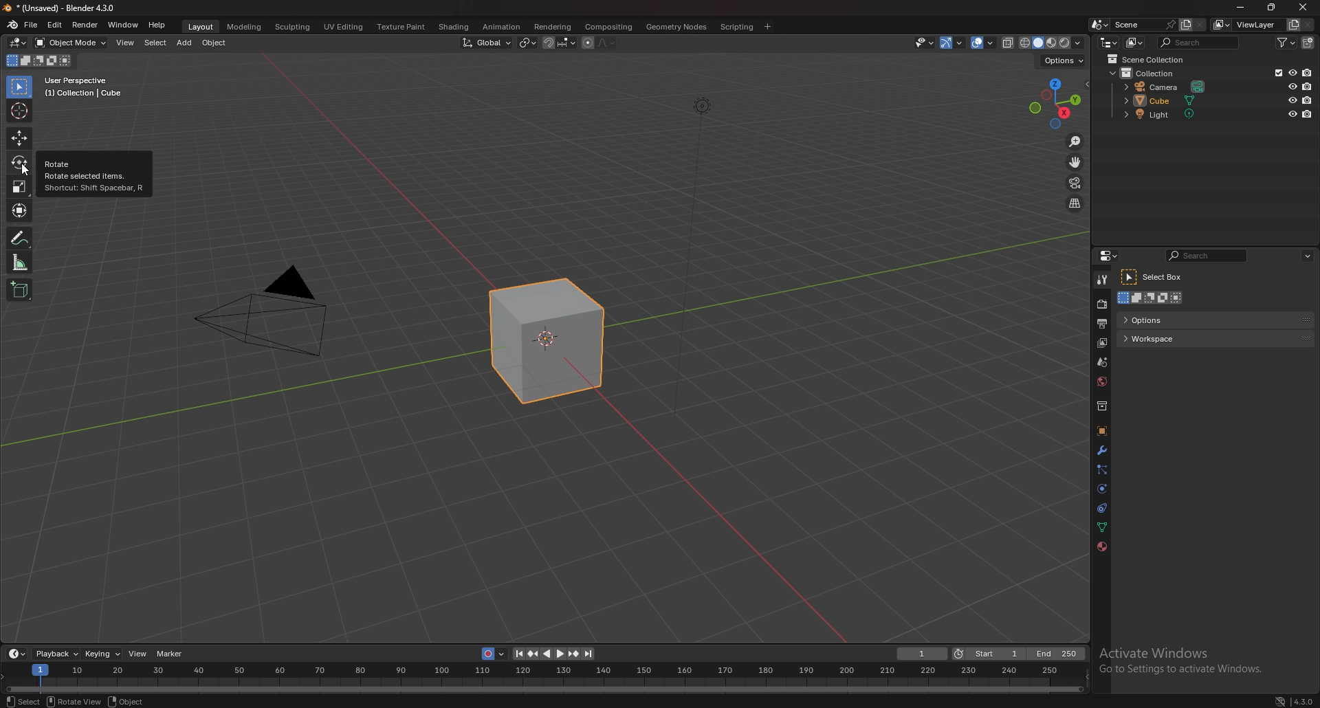 The image size is (1320, 708). What do you see at coordinates (495, 654) in the screenshot?
I see `auto key recording` at bounding box center [495, 654].